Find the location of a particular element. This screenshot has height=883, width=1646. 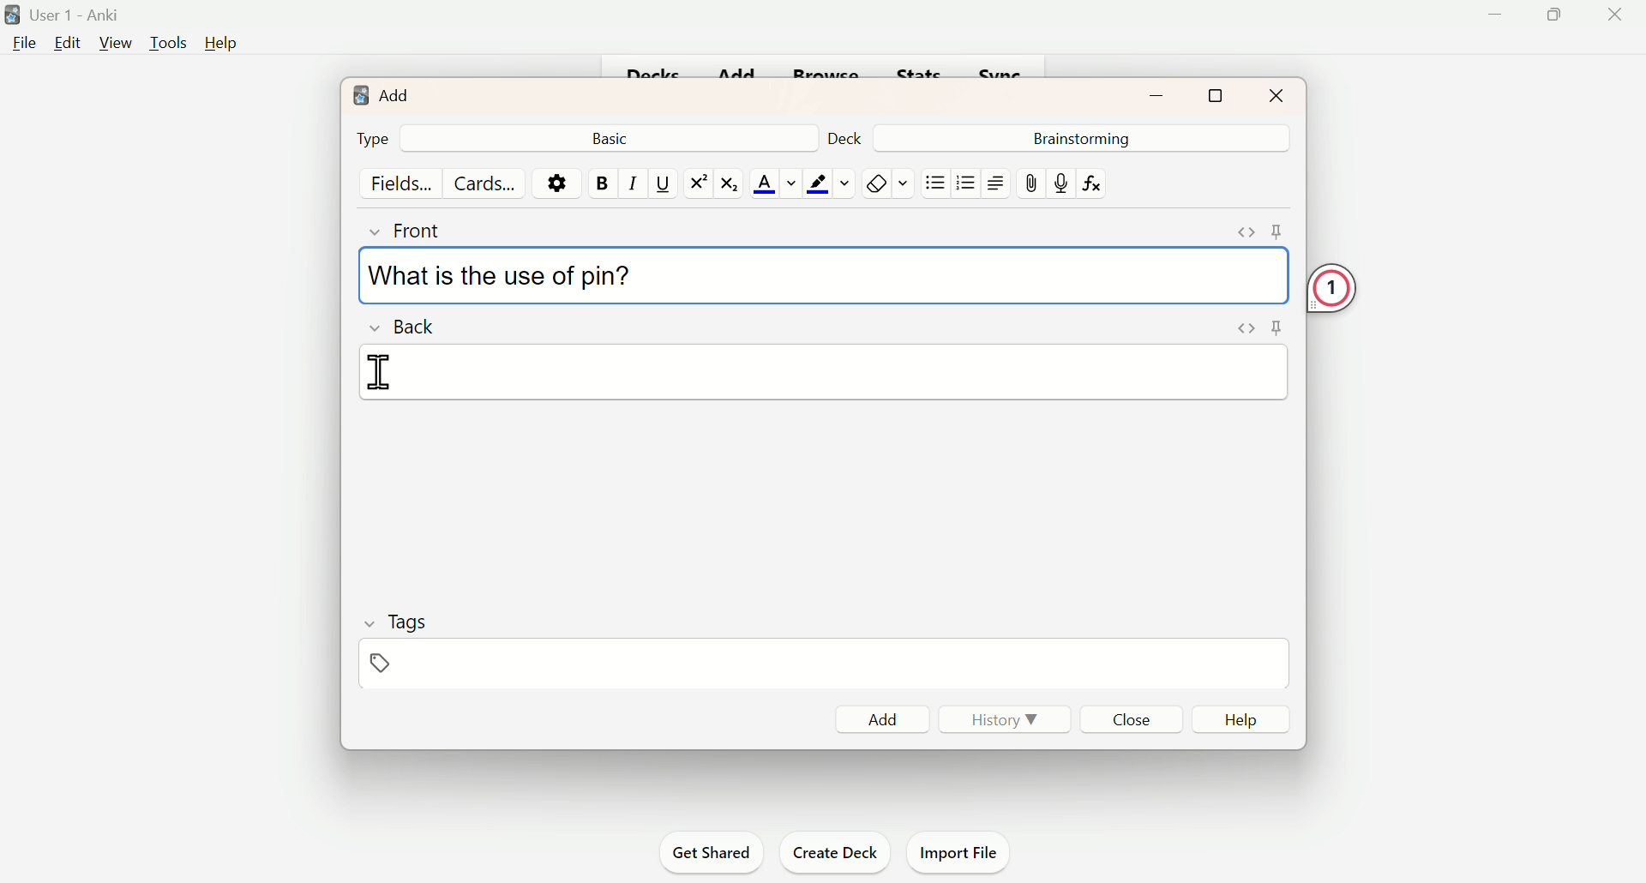

 is located at coordinates (1282, 95).